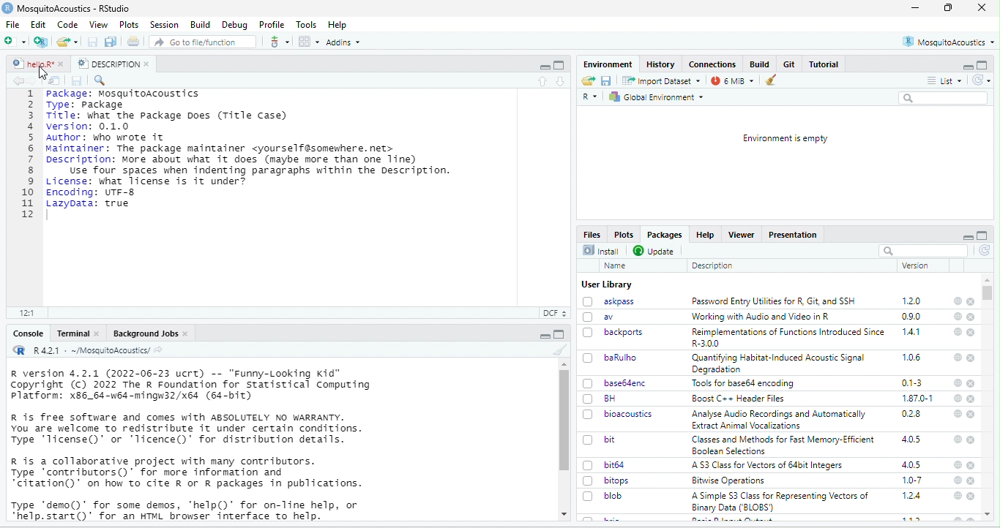 The height and width of the screenshot is (528, 1000). Describe the element at coordinates (947, 7) in the screenshot. I see `full screen` at that location.